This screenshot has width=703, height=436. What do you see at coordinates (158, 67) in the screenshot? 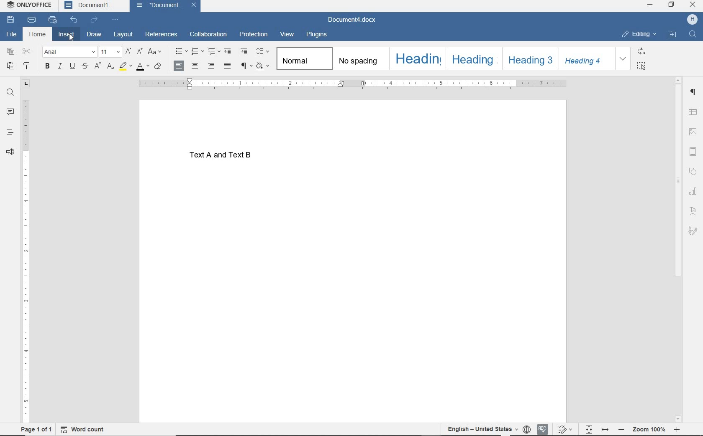
I see `CLEAR STYLE` at bounding box center [158, 67].